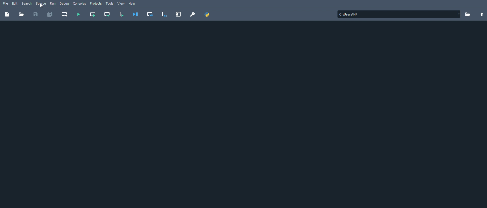 The width and height of the screenshot is (487, 208). What do you see at coordinates (7, 14) in the screenshot?
I see `New file` at bounding box center [7, 14].